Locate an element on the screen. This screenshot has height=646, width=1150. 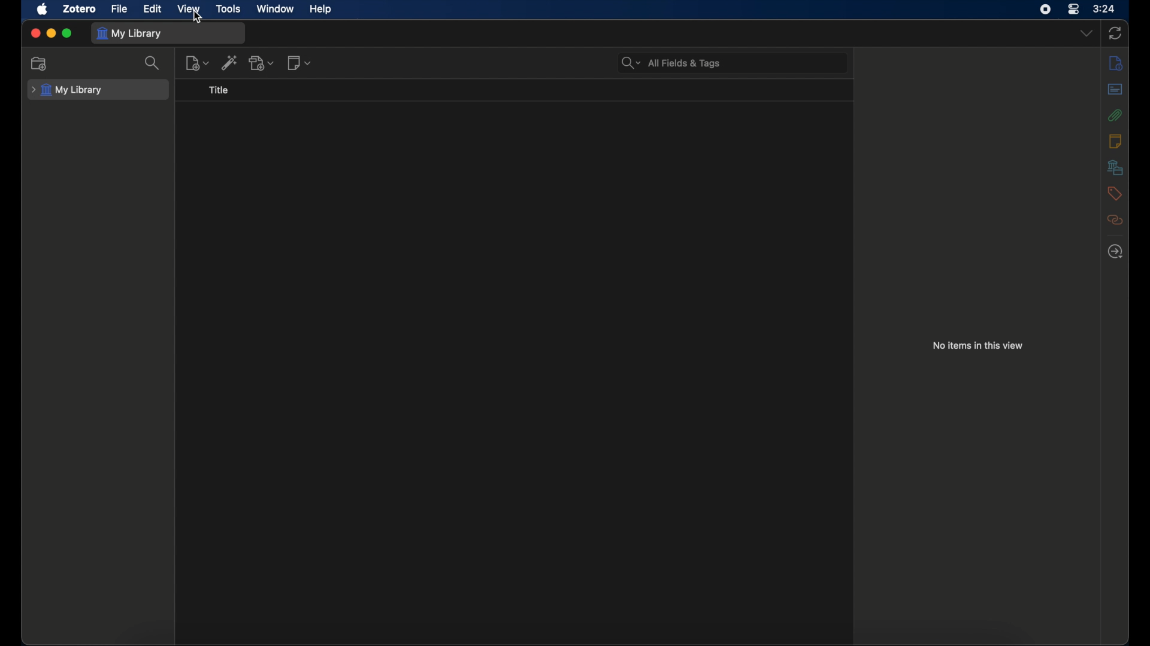
attachments is located at coordinates (1113, 115).